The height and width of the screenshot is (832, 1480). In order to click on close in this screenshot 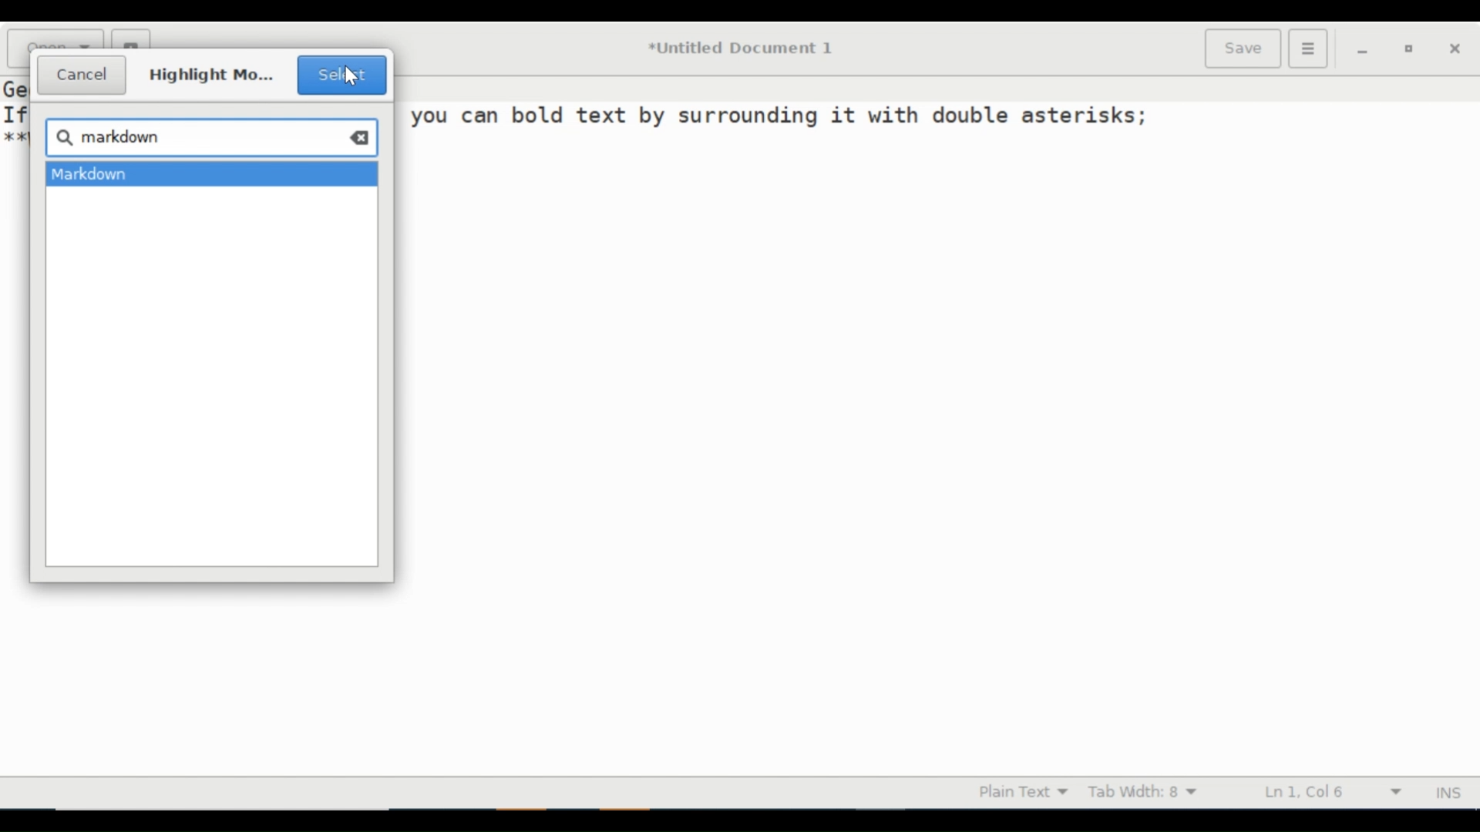, I will do `click(1455, 48)`.